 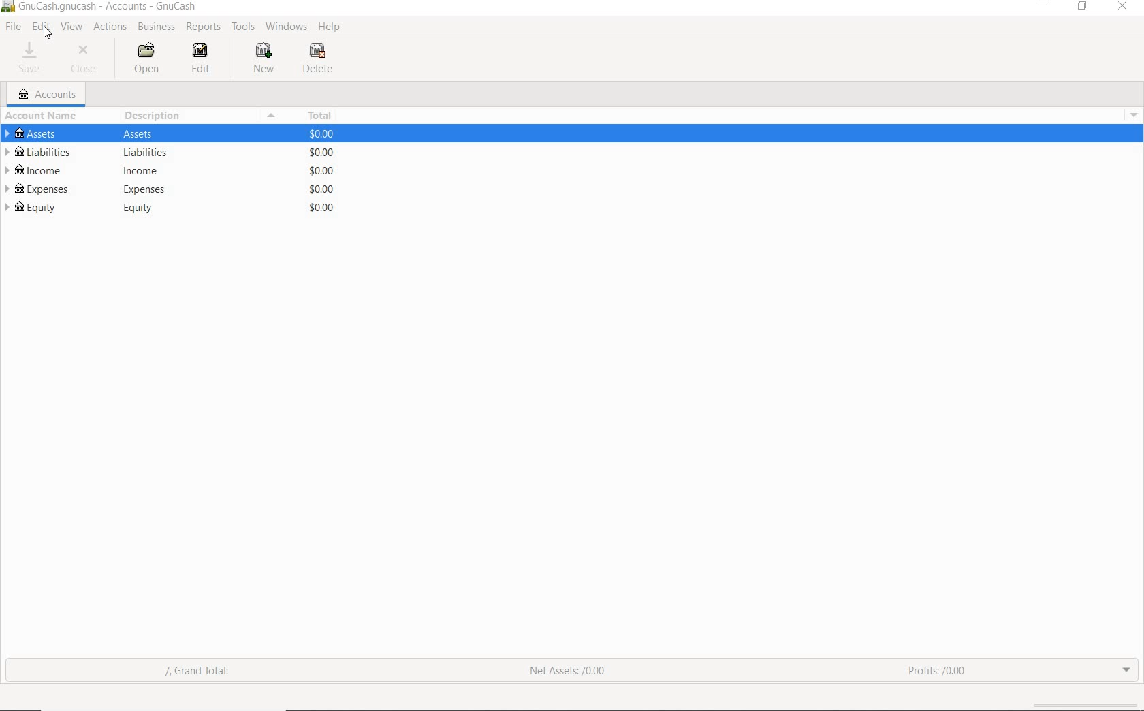 I want to click on ACTIONS, so click(x=110, y=27).